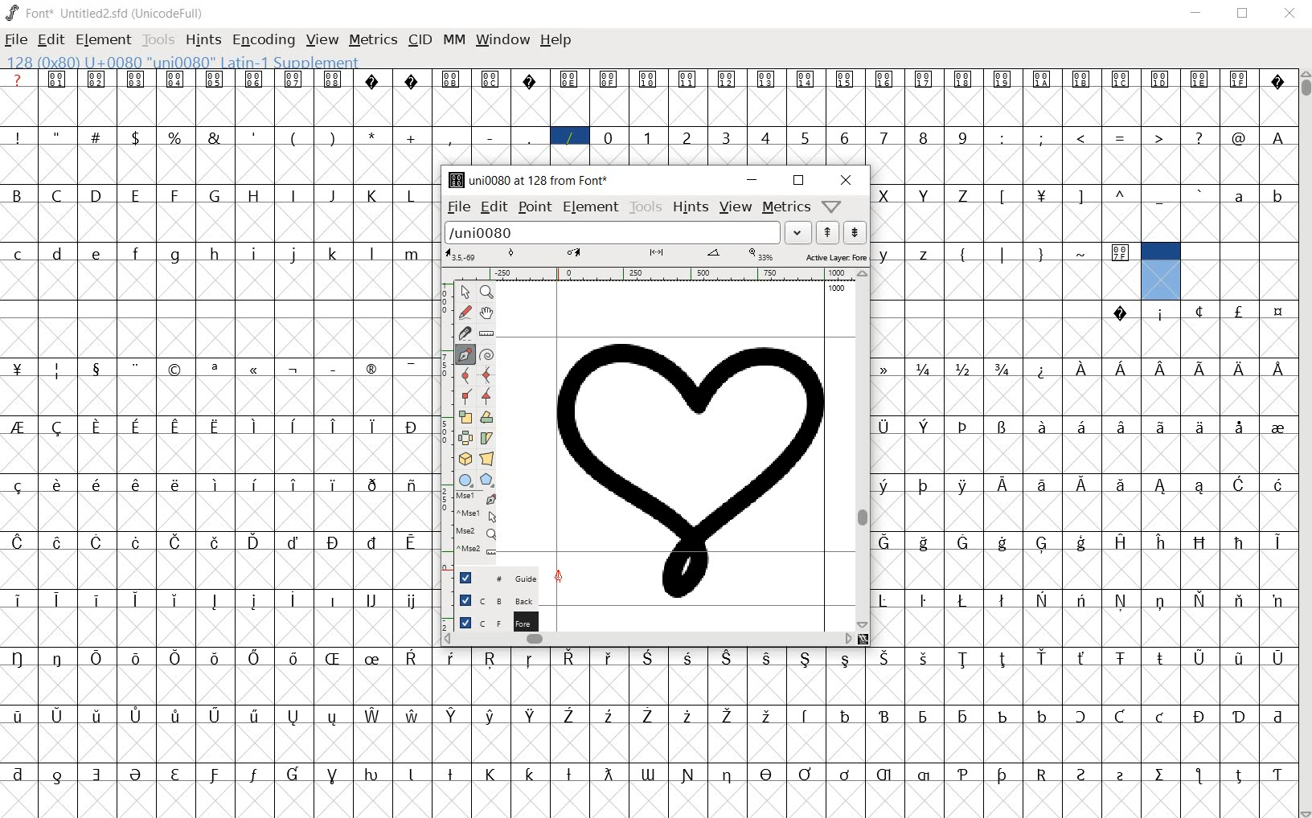 This screenshot has height=818, width=1312. Describe the element at coordinates (469, 426) in the screenshot. I see `editing tools` at that location.